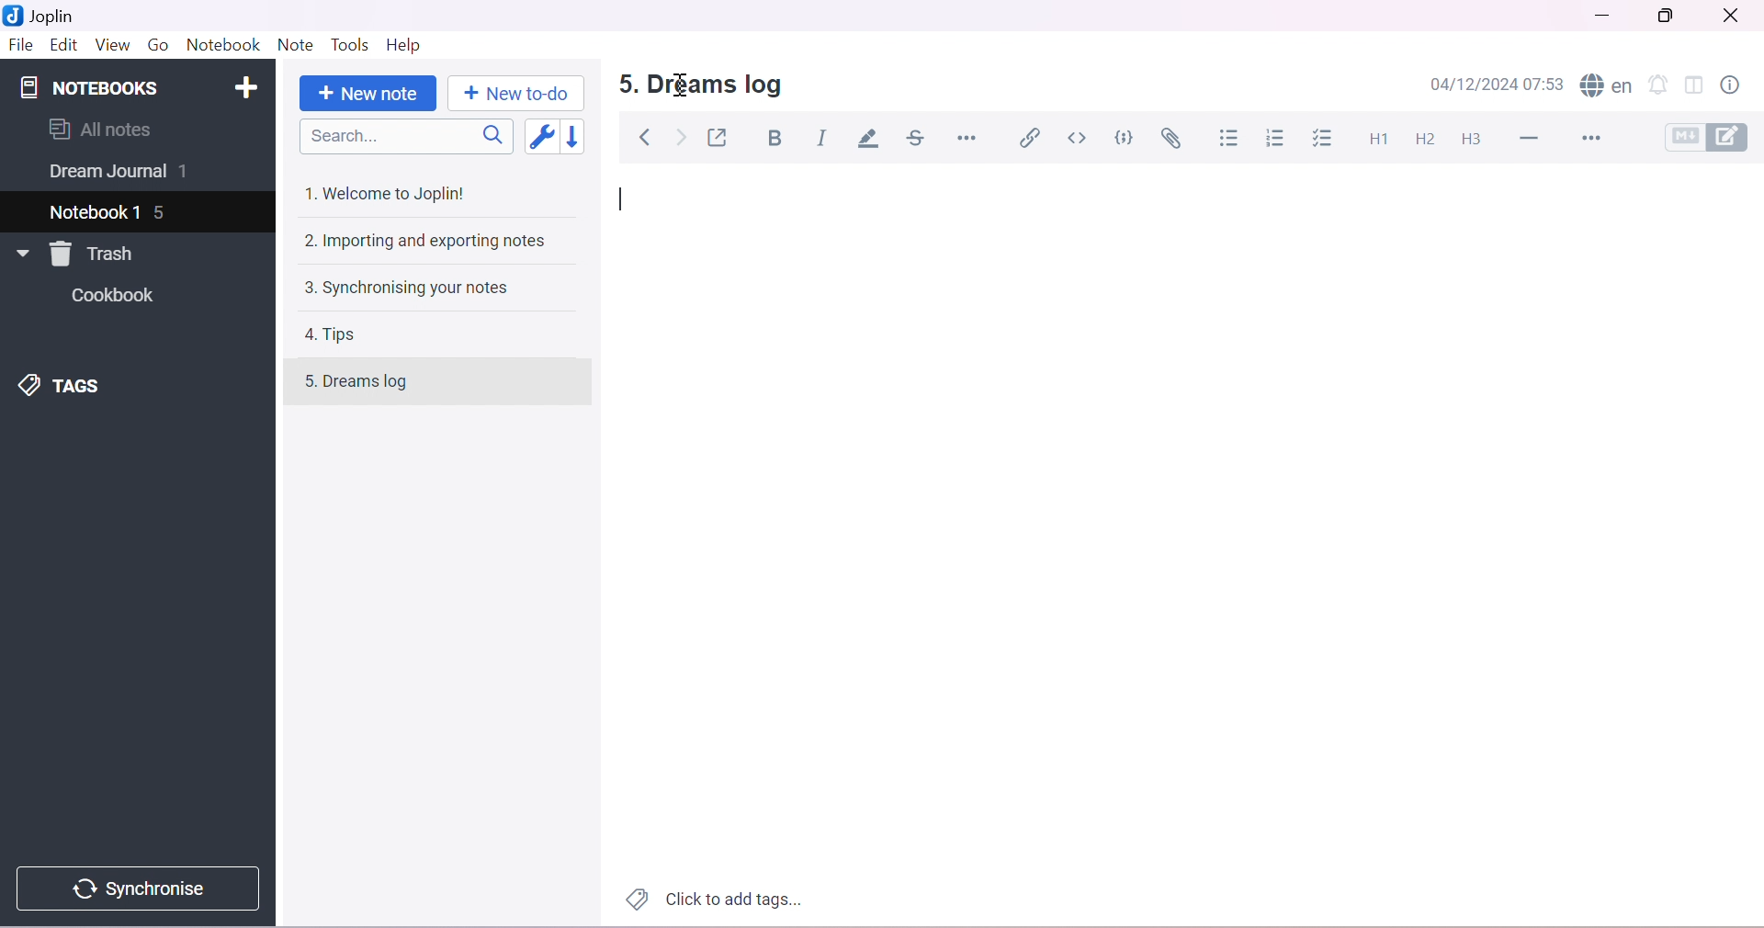  Describe the element at coordinates (164, 214) in the screenshot. I see `5` at that location.